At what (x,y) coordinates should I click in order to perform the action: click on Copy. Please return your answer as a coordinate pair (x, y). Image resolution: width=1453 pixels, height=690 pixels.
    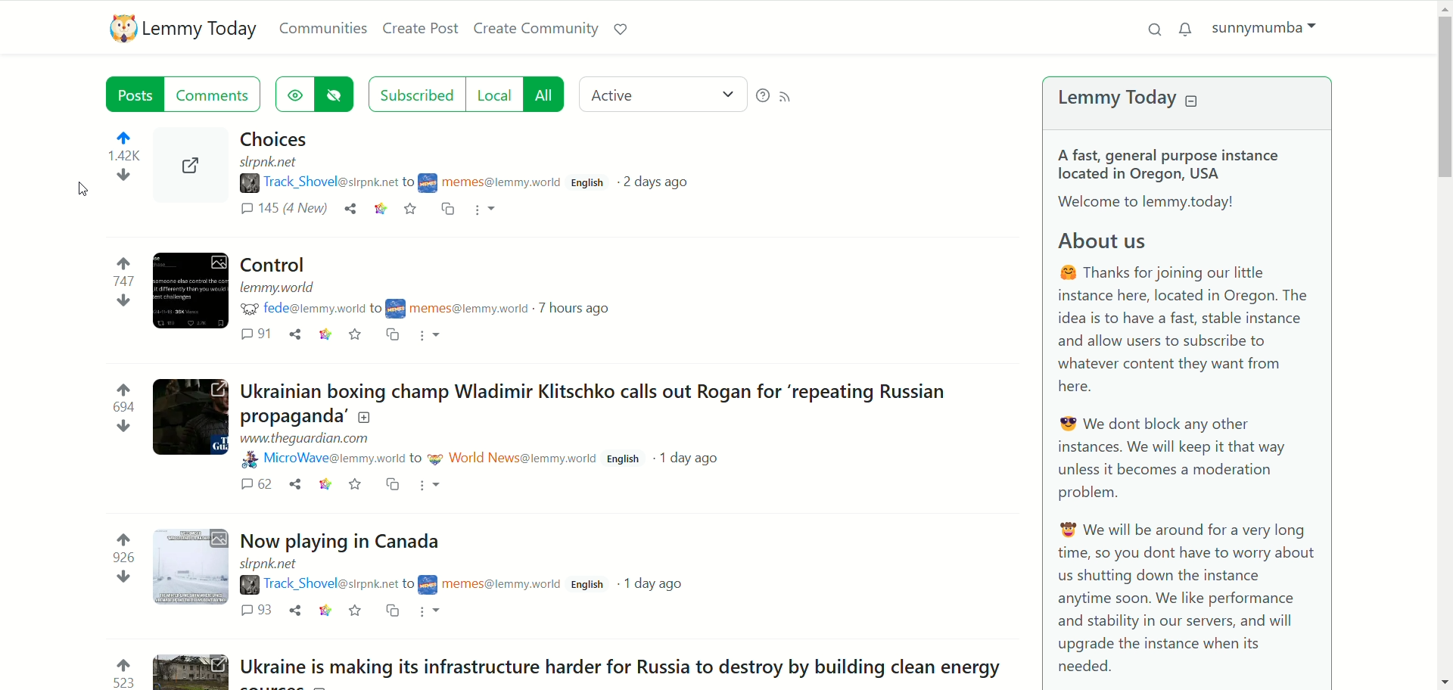
    Looking at the image, I should click on (392, 613).